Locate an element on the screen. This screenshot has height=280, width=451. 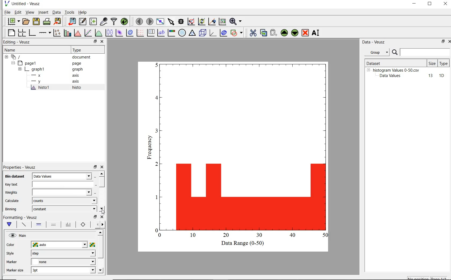
13 is located at coordinates (428, 76).